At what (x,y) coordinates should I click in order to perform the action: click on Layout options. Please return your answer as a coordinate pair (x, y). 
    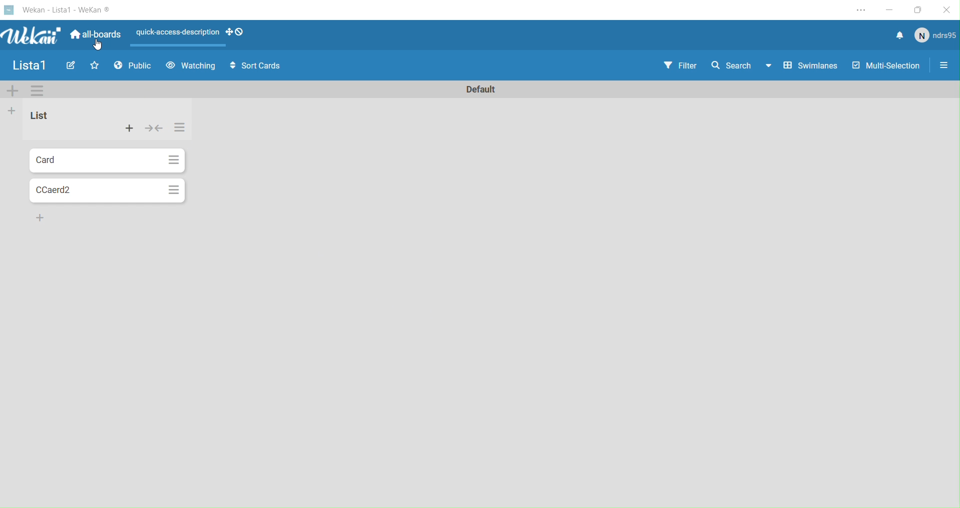
    Looking at the image, I should click on (192, 35).